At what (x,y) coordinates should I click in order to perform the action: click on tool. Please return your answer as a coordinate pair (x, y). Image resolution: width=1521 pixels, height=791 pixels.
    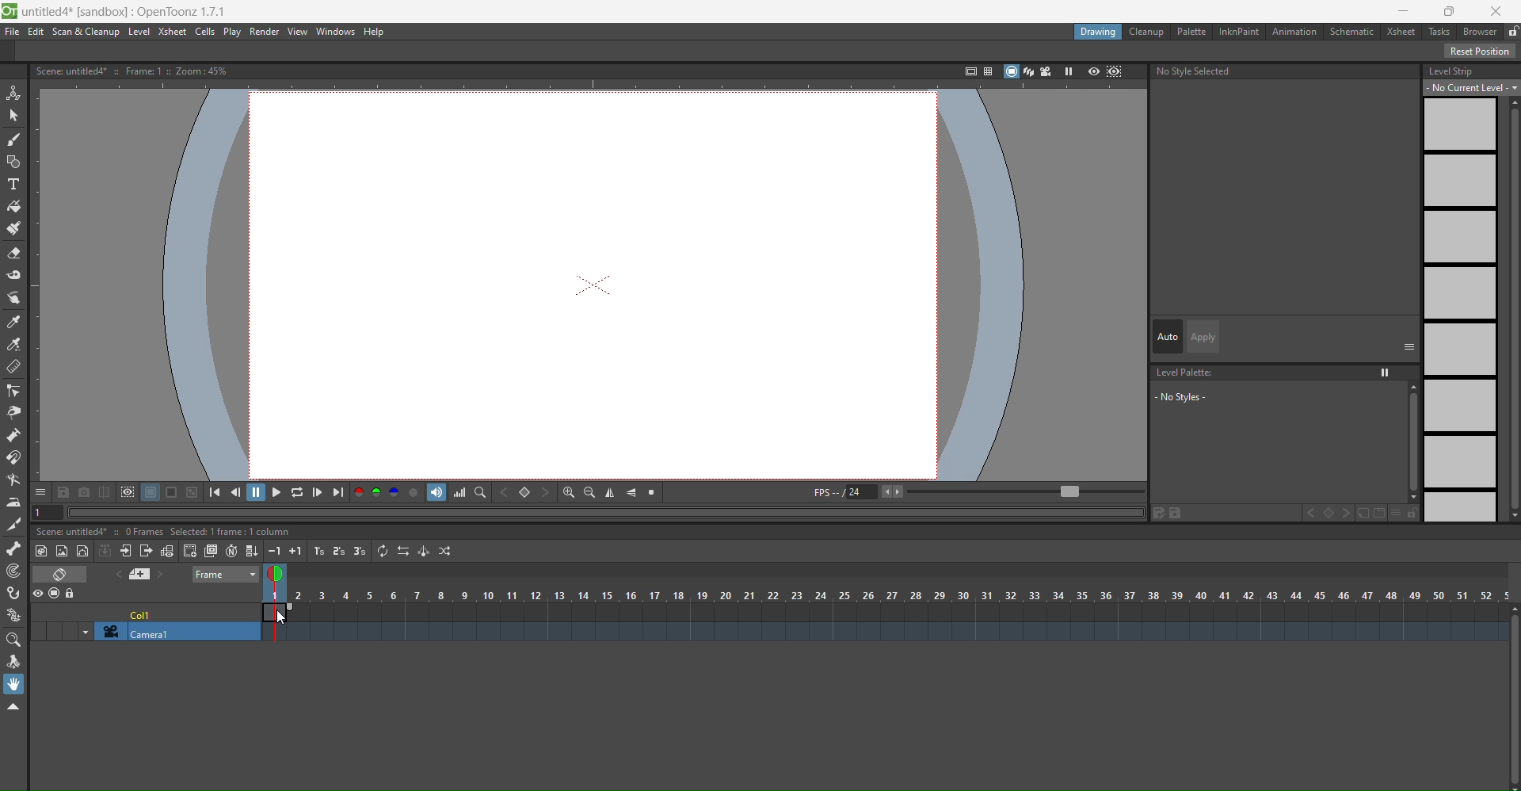
    Looking at the image, I should click on (84, 491).